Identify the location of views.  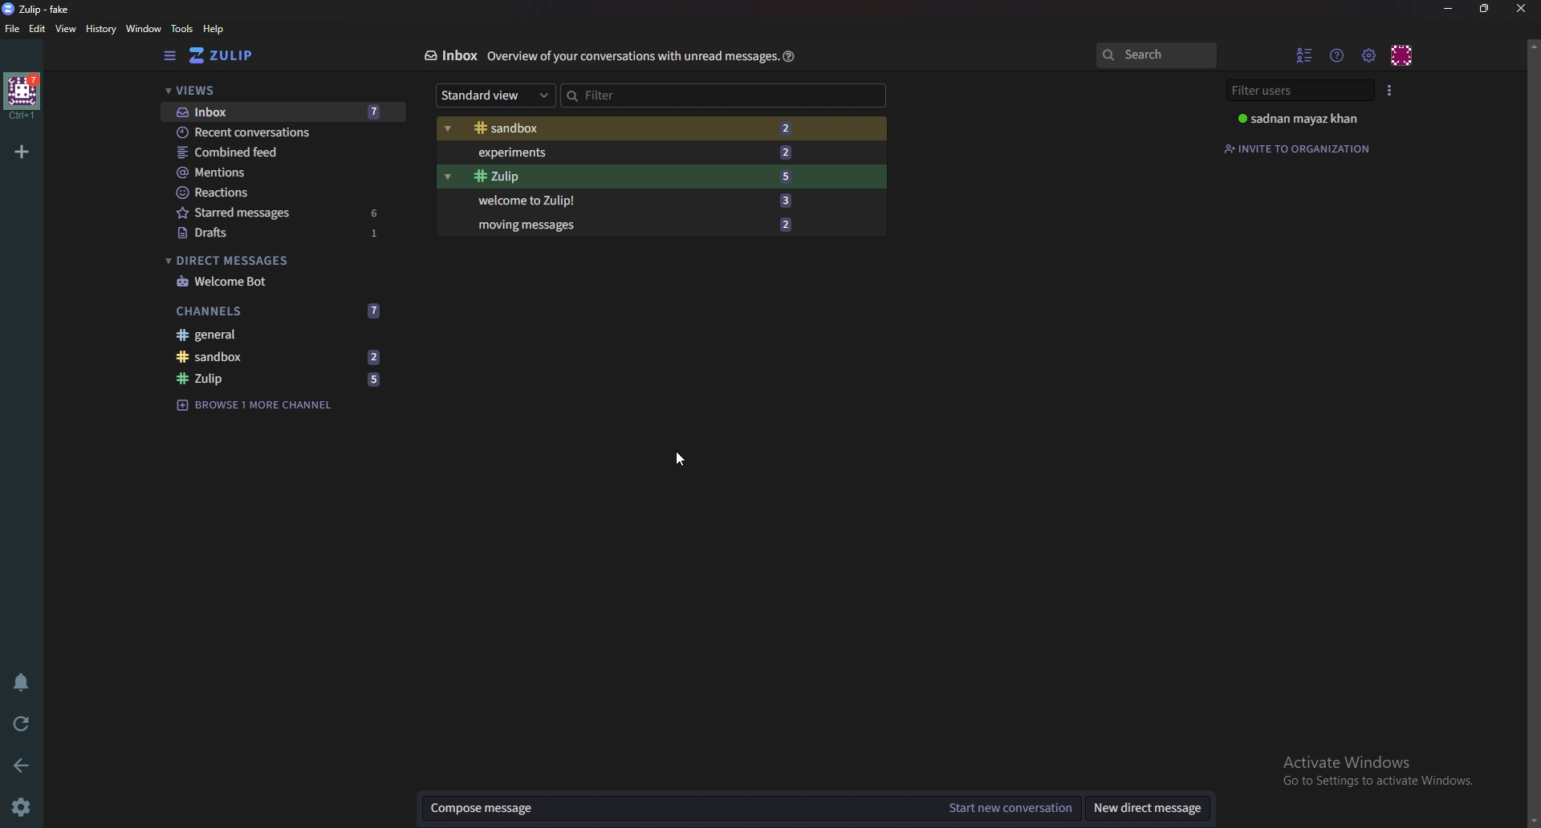
(280, 90).